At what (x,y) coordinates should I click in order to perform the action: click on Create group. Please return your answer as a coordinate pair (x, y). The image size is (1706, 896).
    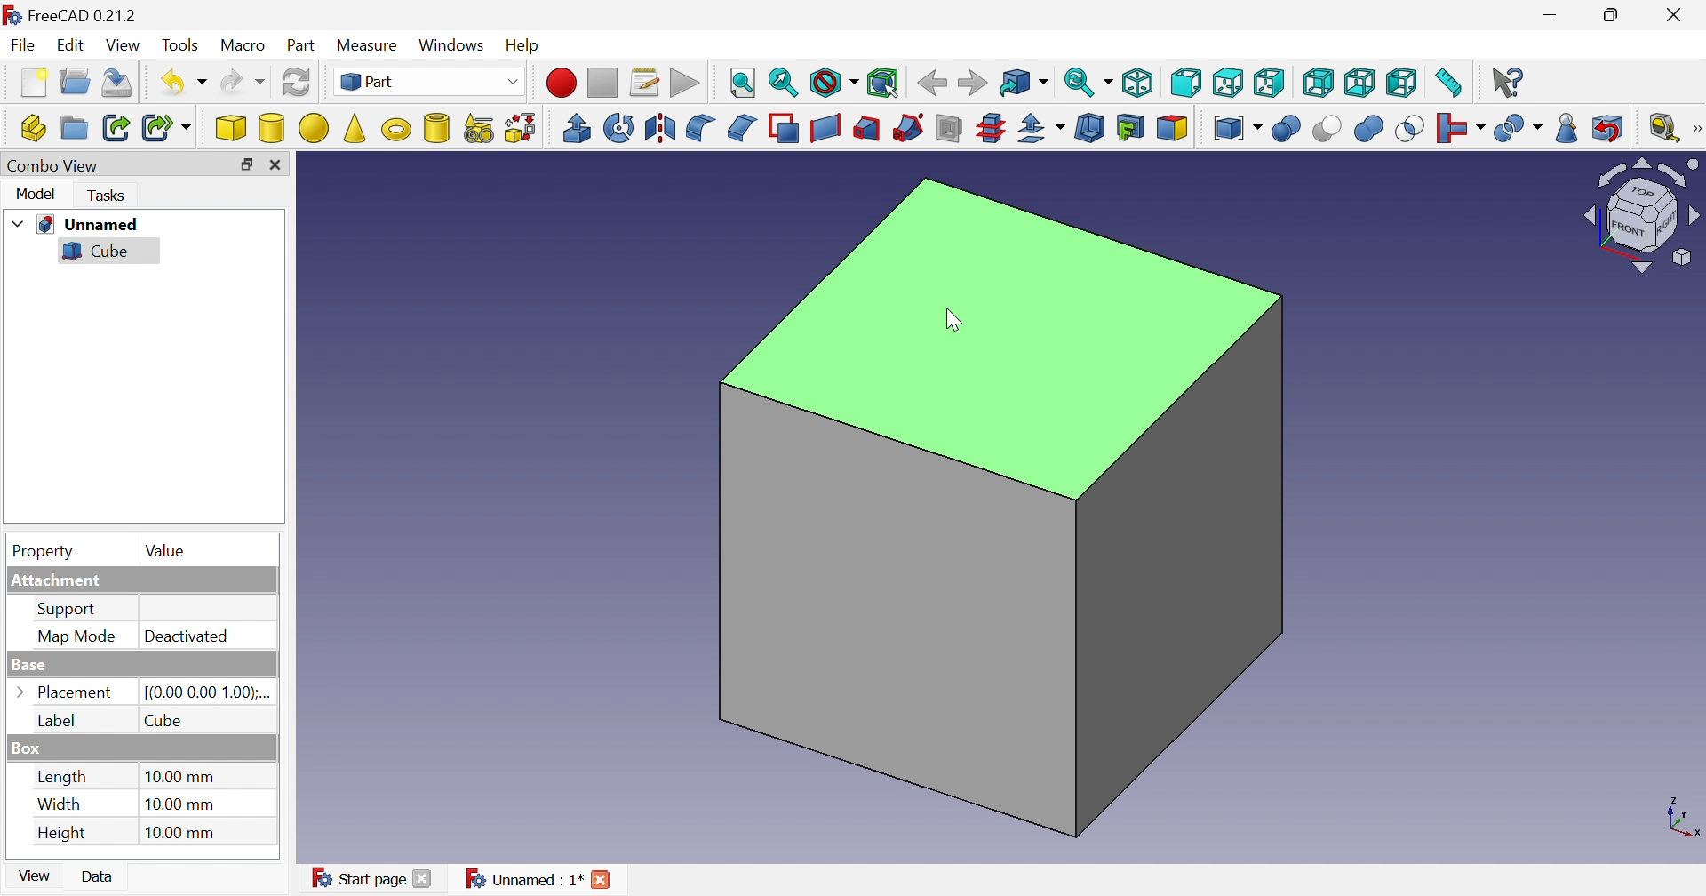
    Looking at the image, I should click on (74, 127).